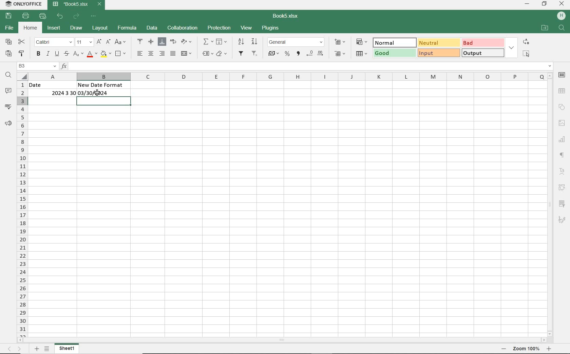  Describe the element at coordinates (286, 16) in the screenshot. I see `DOCUMENT NAME` at that location.